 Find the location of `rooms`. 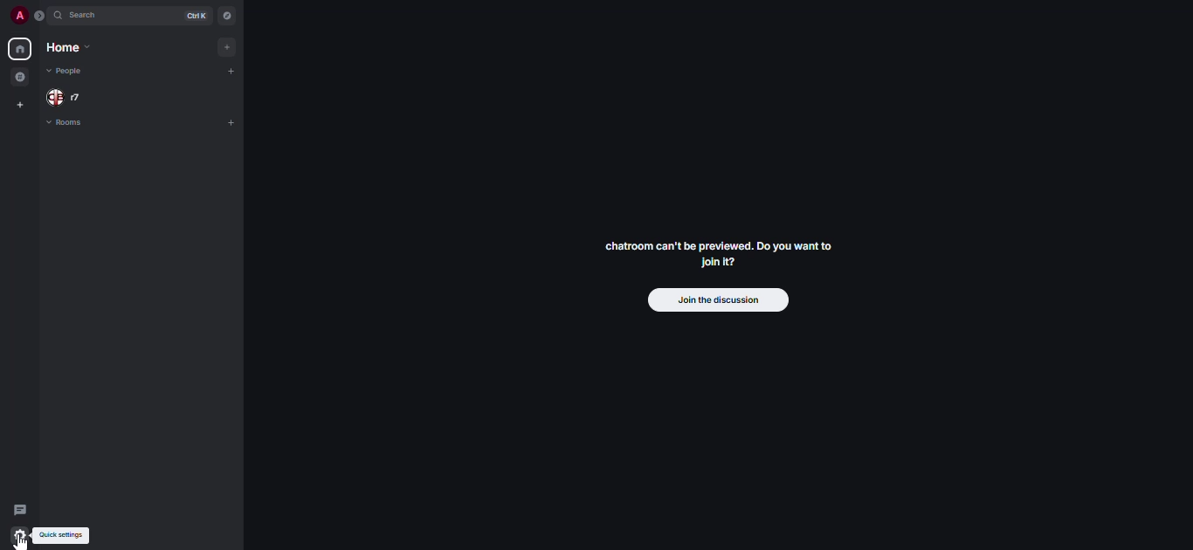

rooms is located at coordinates (65, 123).